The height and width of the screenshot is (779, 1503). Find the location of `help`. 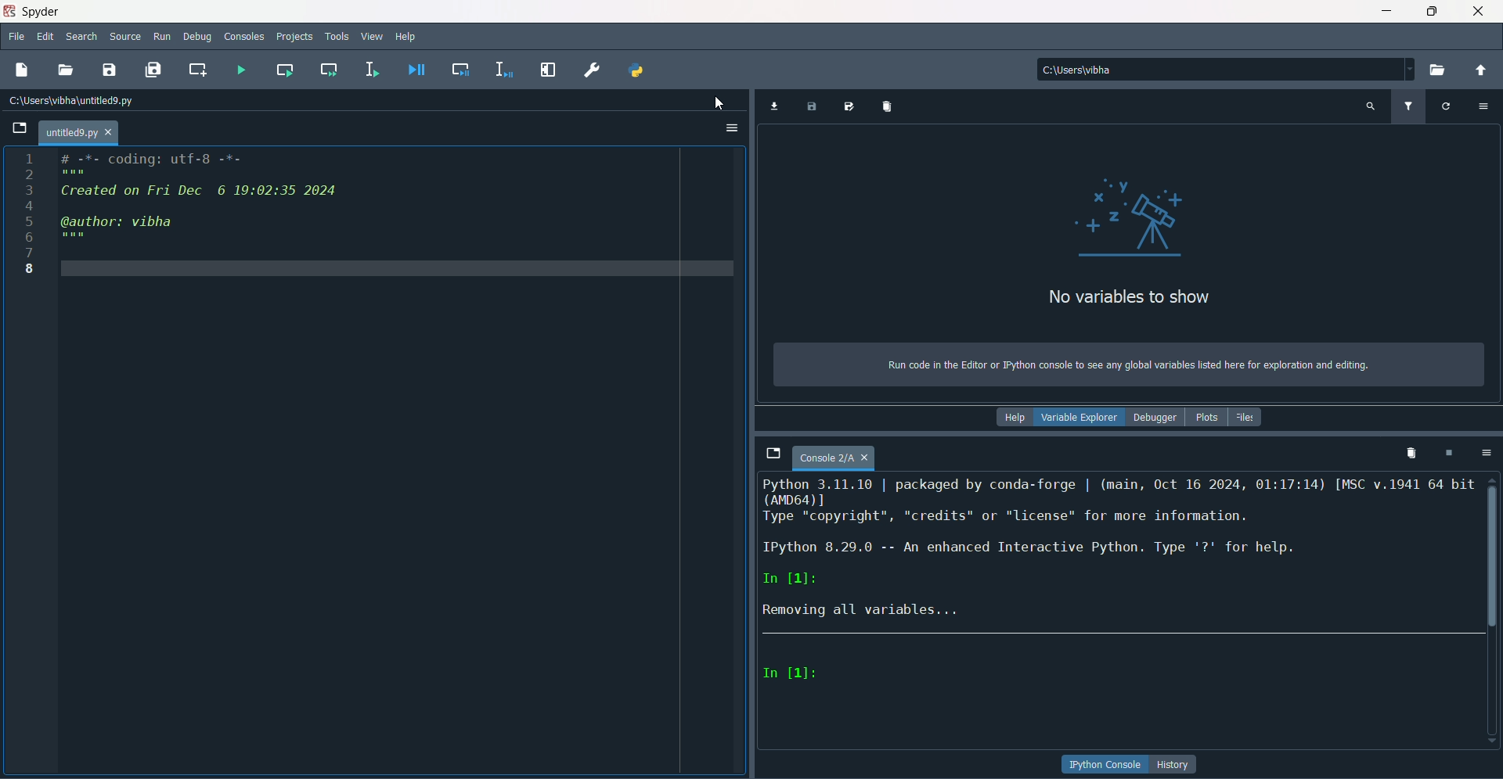

help is located at coordinates (407, 38).